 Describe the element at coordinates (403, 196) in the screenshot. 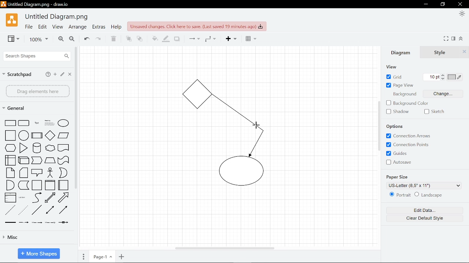

I see `Potrait` at that location.